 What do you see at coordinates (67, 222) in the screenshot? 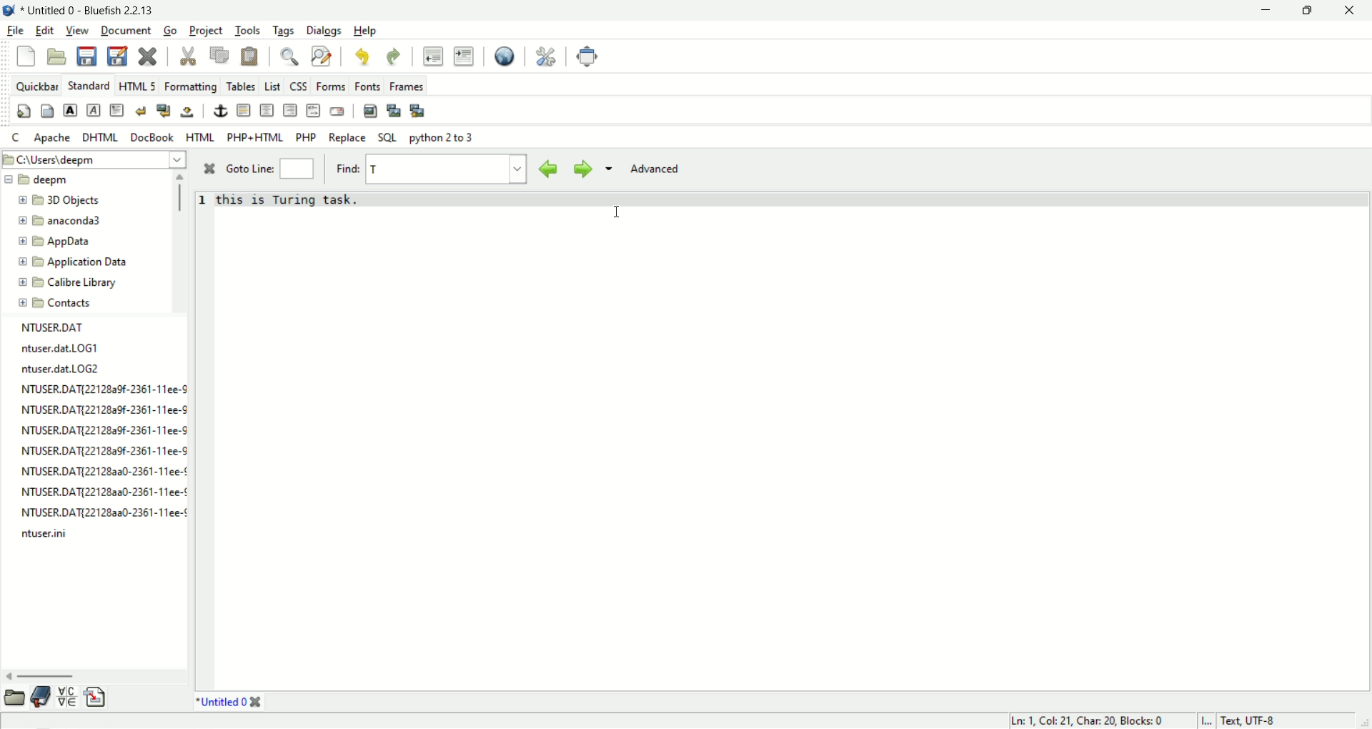
I see `folder name` at bounding box center [67, 222].